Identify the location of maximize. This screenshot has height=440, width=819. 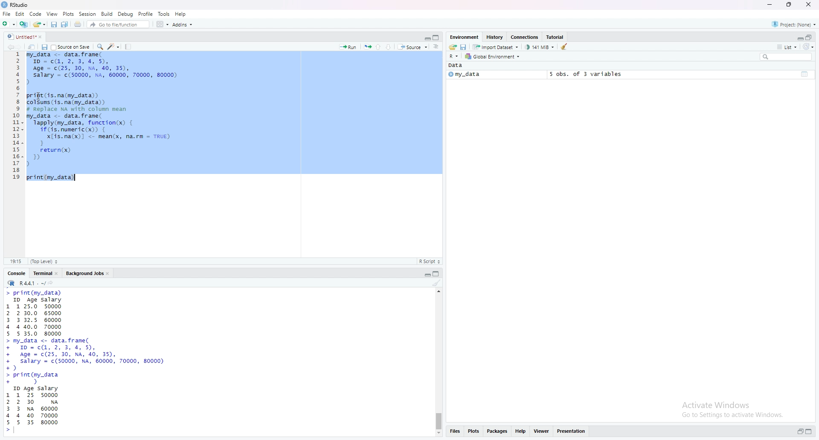
(787, 4).